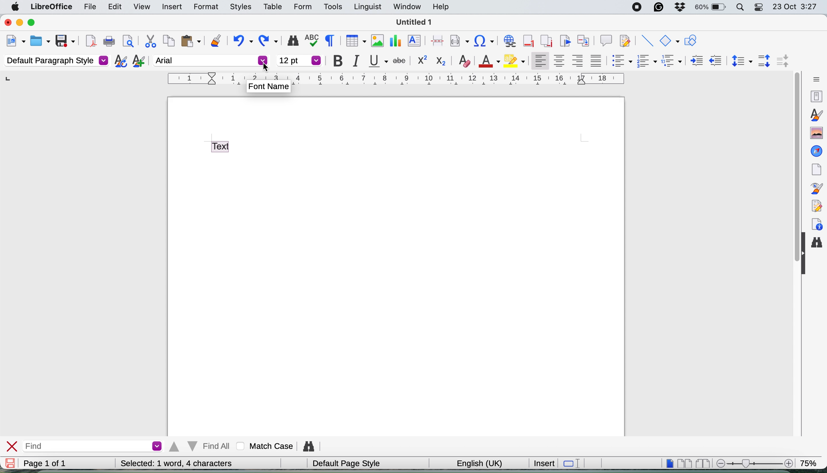 The height and width of the screenshot is (473, 827). Describe the element at coordinates (335, 60) in the screenshot. I see `bold` at that location.